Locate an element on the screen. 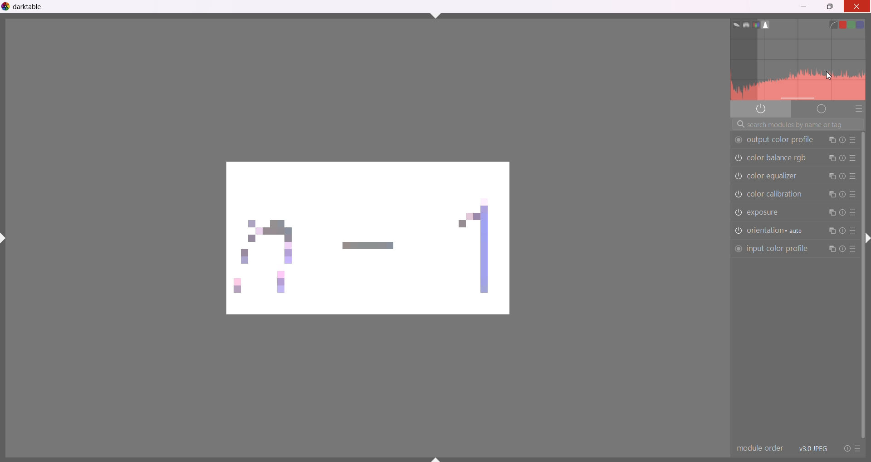 This screenshot has height=462, width=871. deprecated is located at coordinates (821, 110).